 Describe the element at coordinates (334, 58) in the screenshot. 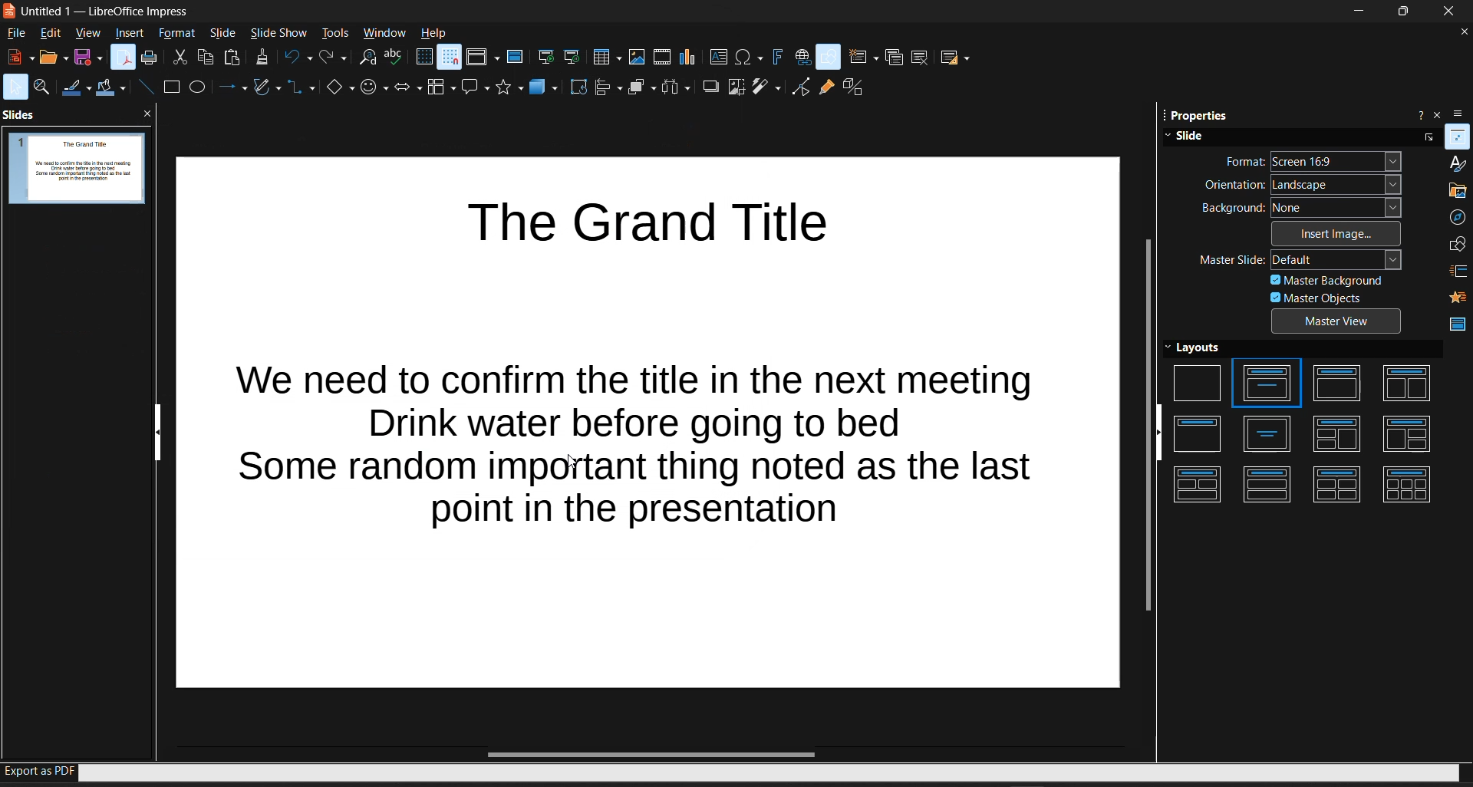

I see `redo` at that location.